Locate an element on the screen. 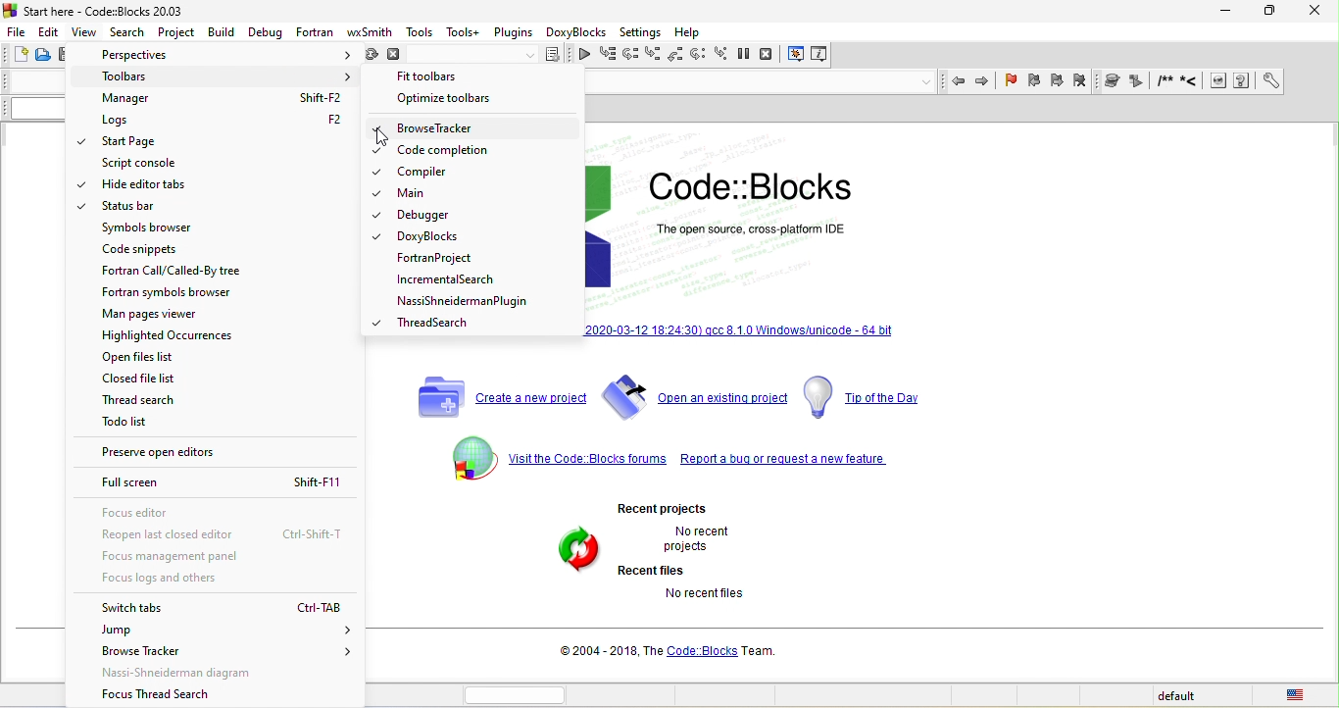 The height and width of the screenshot is (708, 1339). plugins is located at coordinates (514, 30).